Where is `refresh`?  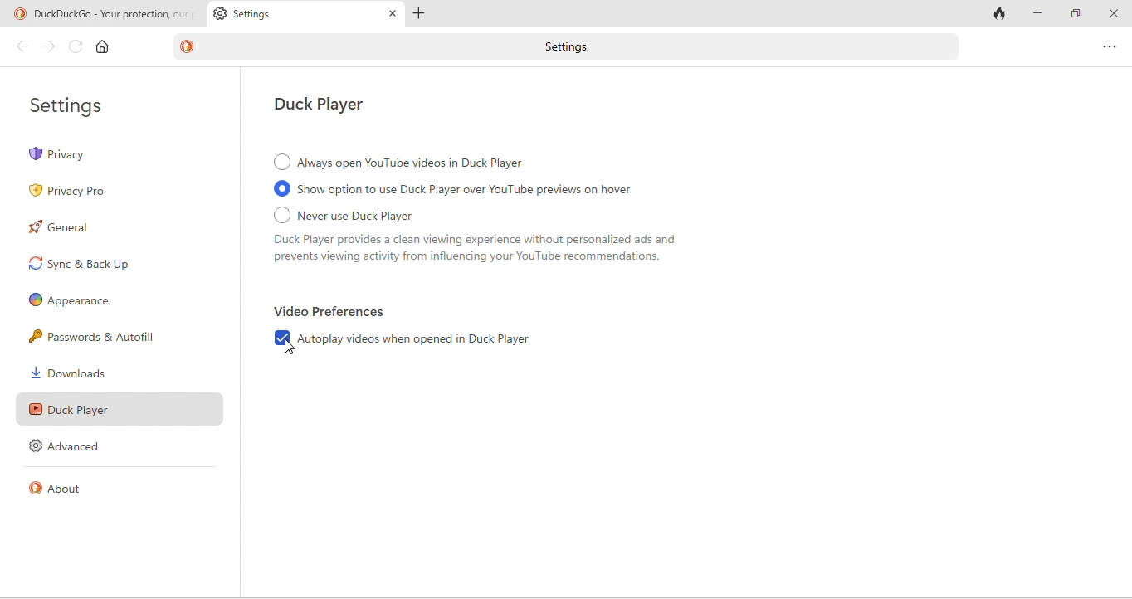 refresh is located at coordinates (76, 46).